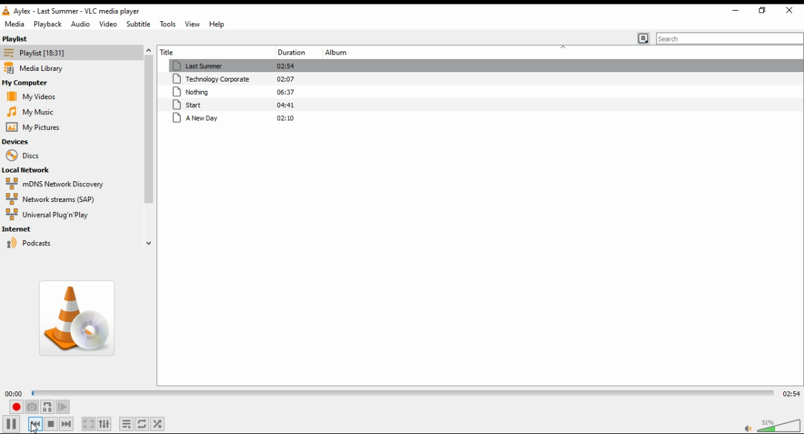  What do you see at coordinates (288, 52) in the screenshot?
I see `track duration` at bounding box center [288, 52].